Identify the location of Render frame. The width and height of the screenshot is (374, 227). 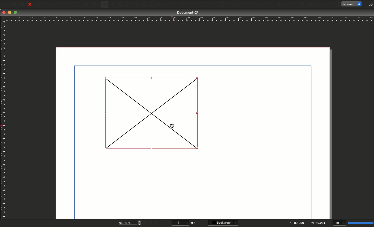
(128, 5).